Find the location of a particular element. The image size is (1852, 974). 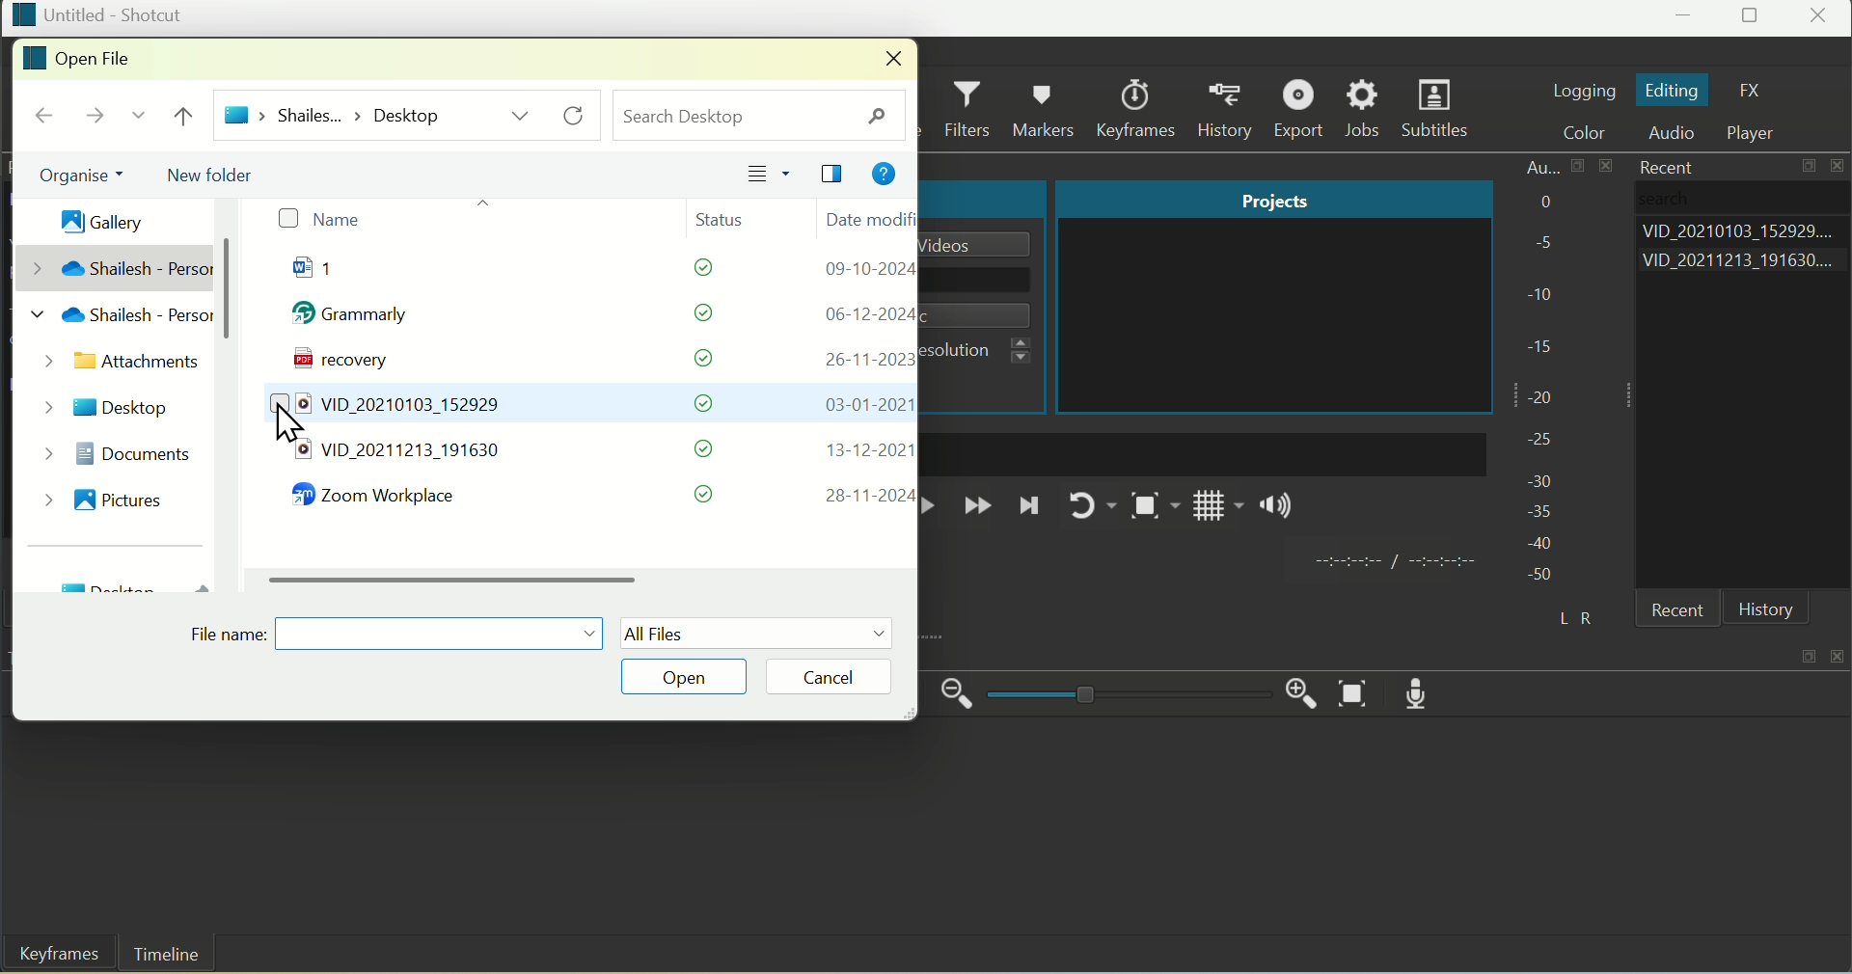

View as is located at coordinates (770, 175).